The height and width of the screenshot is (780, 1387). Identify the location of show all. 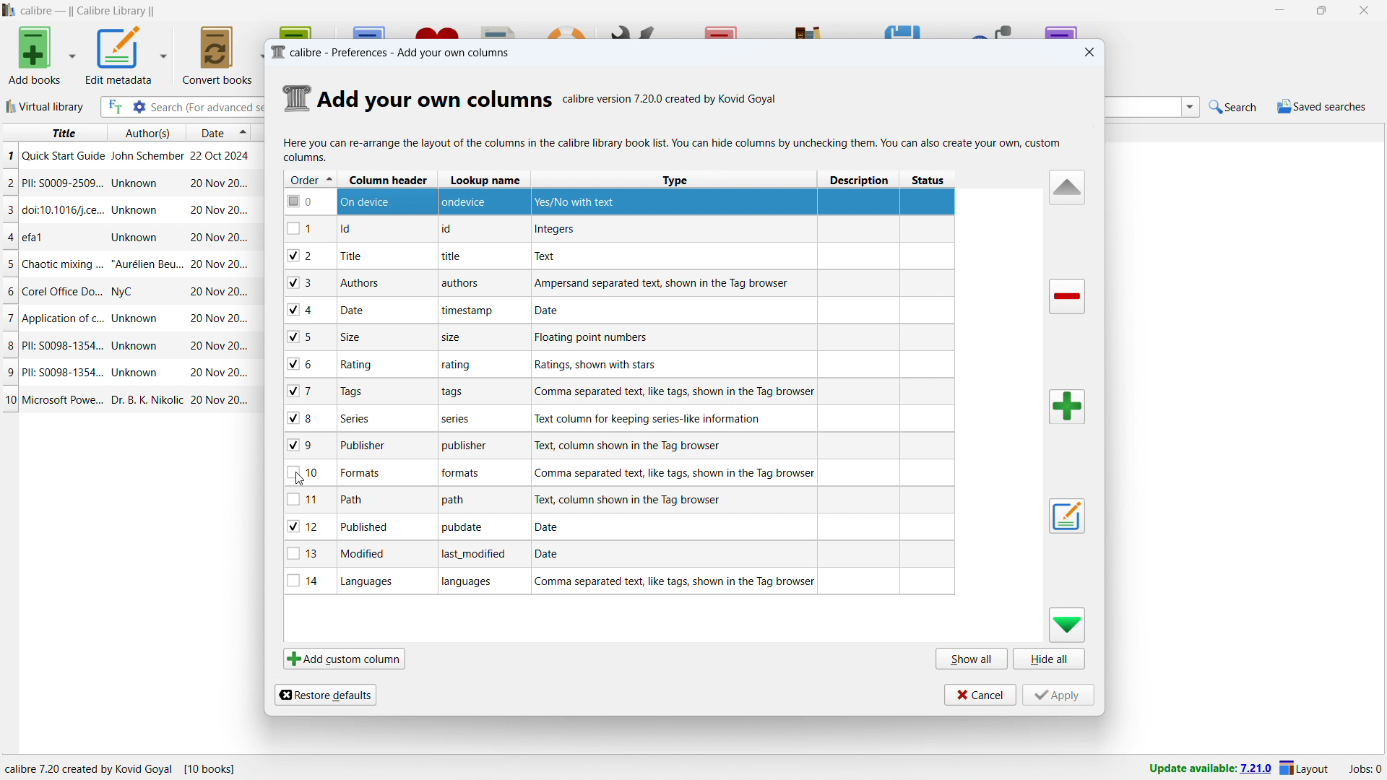
(971, 658).